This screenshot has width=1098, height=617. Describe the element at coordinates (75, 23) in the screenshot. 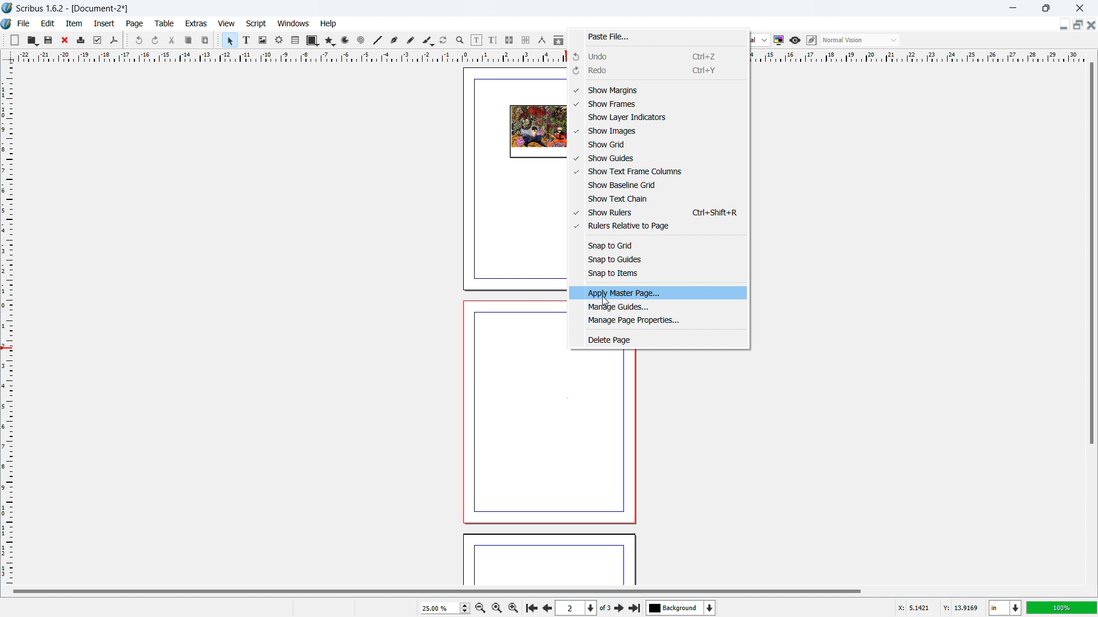

I see `item` at that location.